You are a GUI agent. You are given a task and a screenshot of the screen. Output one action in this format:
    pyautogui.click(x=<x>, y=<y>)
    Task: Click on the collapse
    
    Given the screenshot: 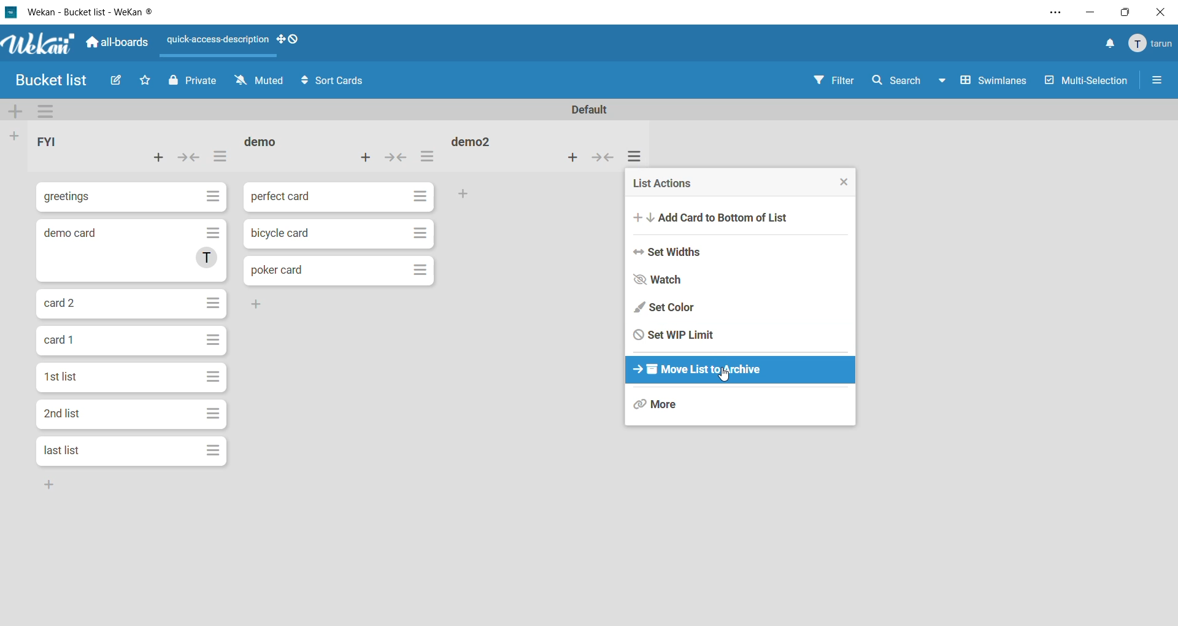 What is the action you would take?
    pyautogui.click(x=190, y=158)
    